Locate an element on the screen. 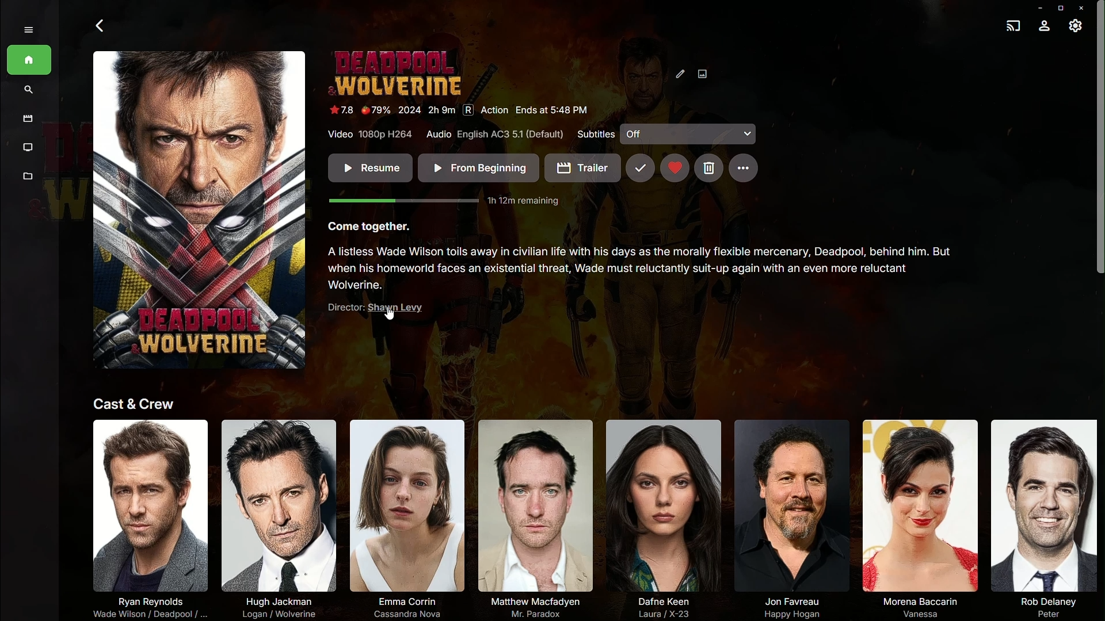 This screenshot has width=1105, height=621. Movies is located at coordinates (28, 119).